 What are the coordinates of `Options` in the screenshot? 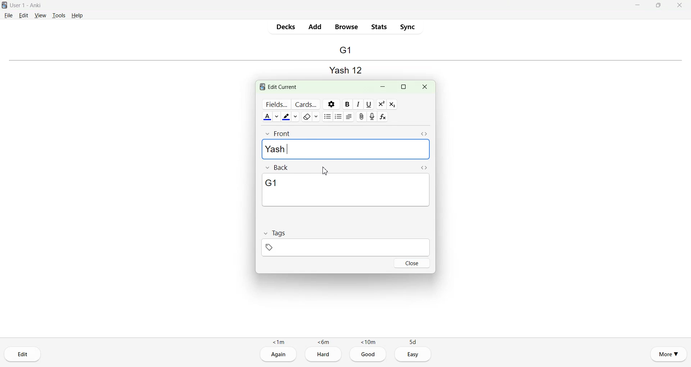 It's located at (331, 104).